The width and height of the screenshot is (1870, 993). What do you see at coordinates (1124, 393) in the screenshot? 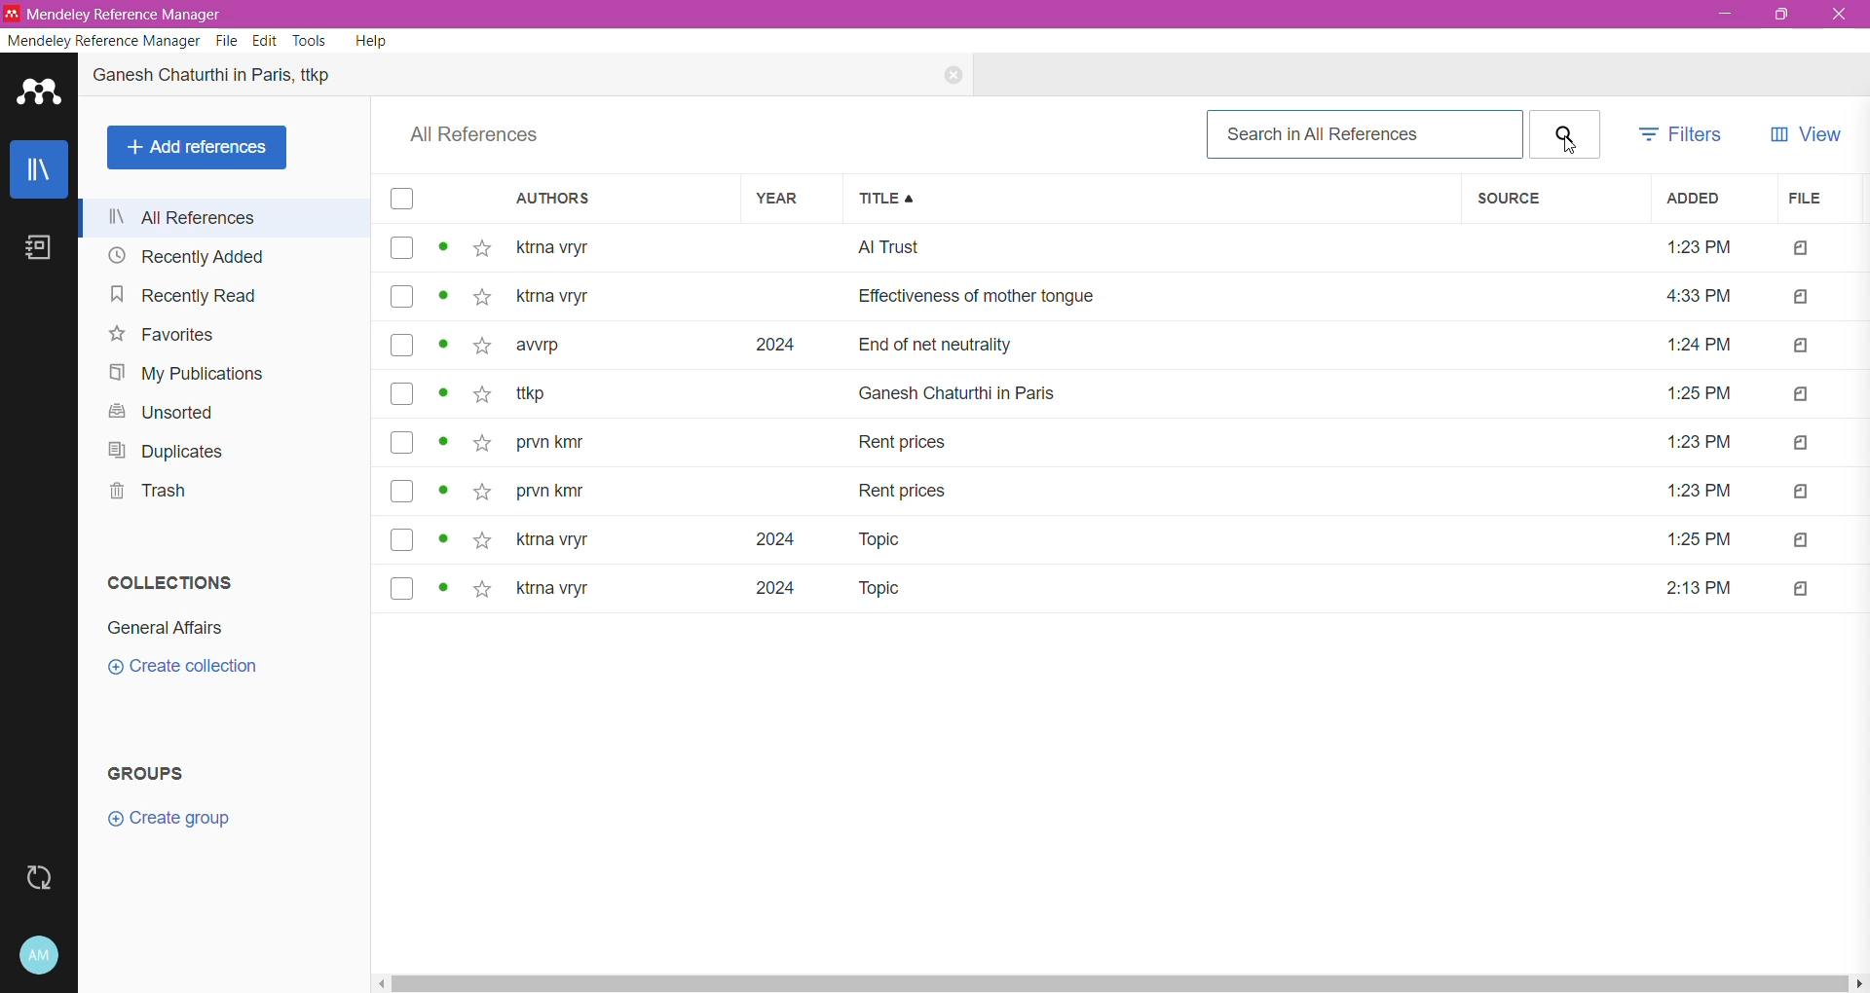
I see `r ttkp Ganesh Chaturthi in Paris 1:25 PM` at bounding box center [1124, 393].